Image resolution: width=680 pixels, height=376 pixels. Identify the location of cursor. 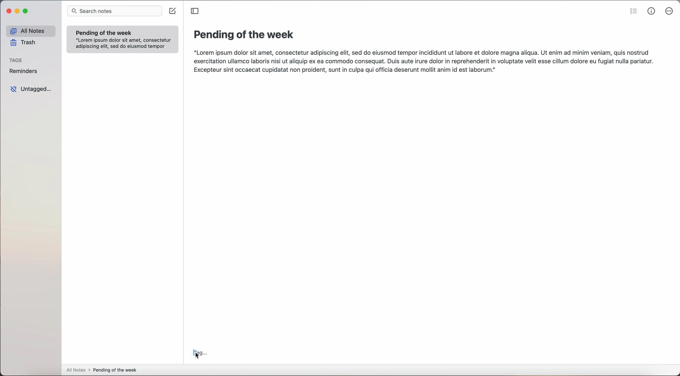
(194, 356).